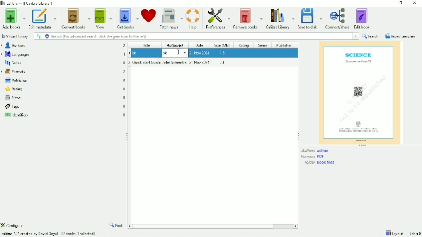 The height and width of the screenshot is (237, 422). Describe the element at coordinates (415, 3) in the screenshot. I see `Close` at that location.